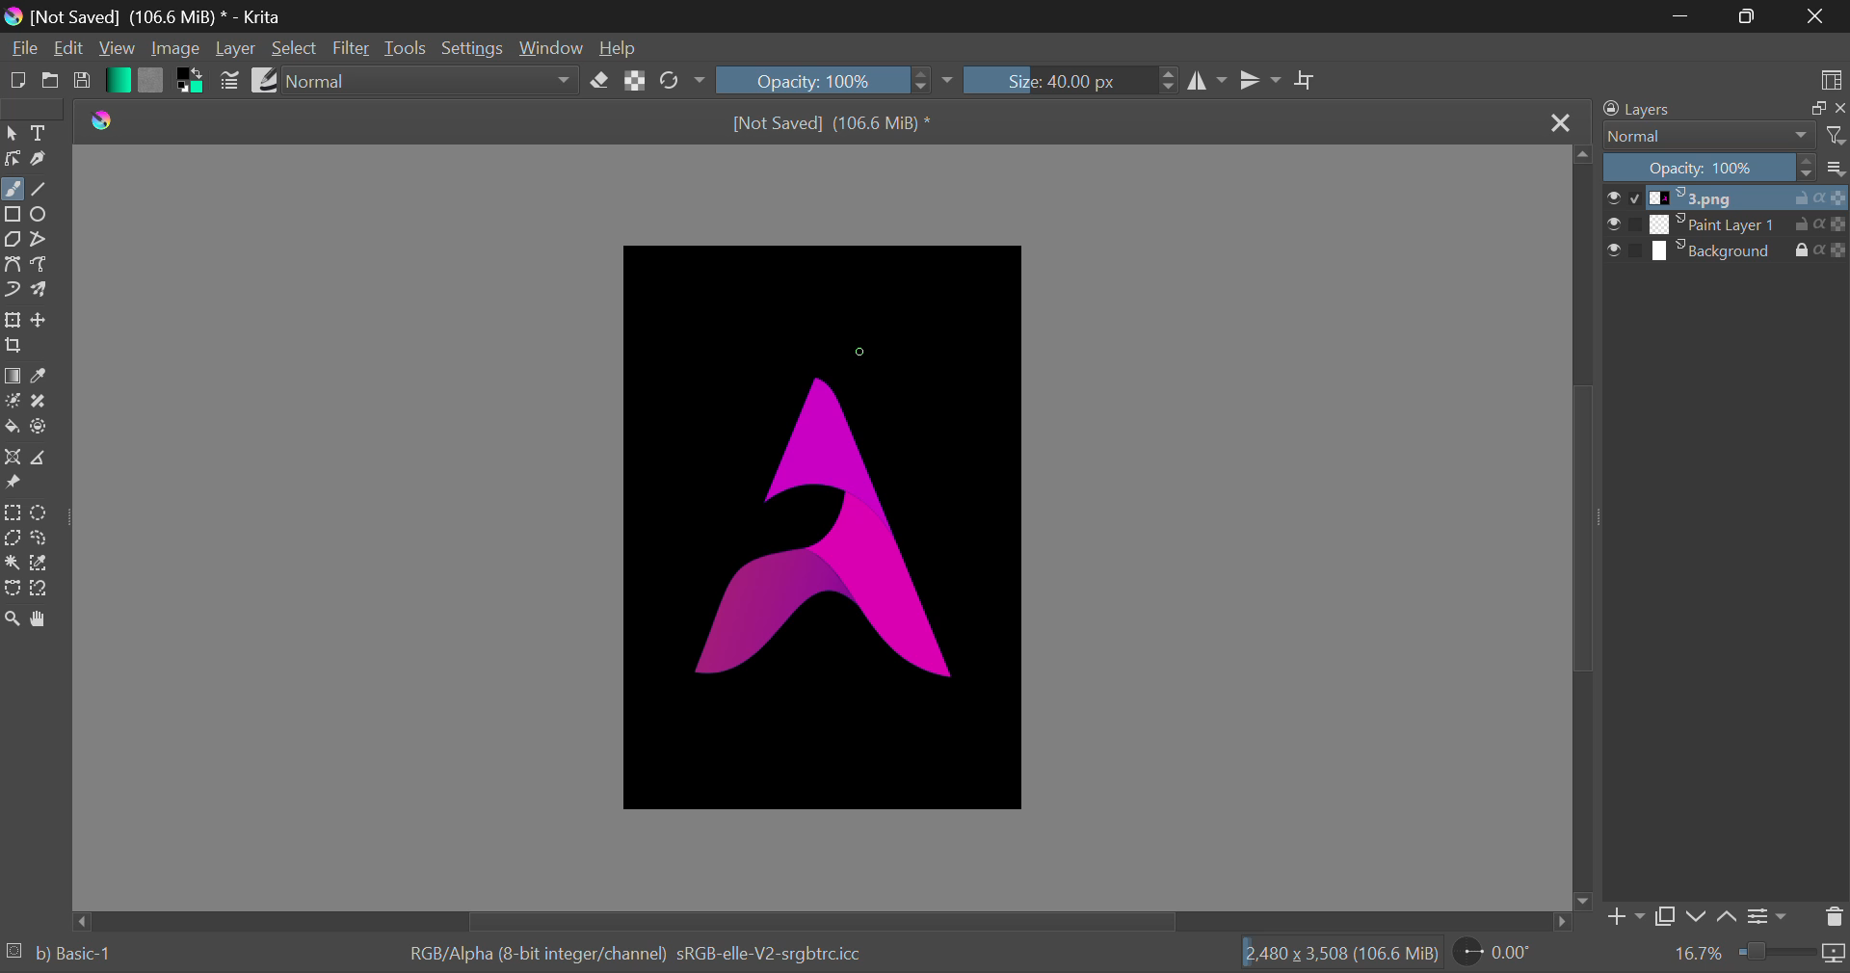 The width and height of the screenshot is (1850, 973). What do you see at coordinates (433, 79) in the screenshot?
I see `Blending Mode` at bounding box center [433, 79].